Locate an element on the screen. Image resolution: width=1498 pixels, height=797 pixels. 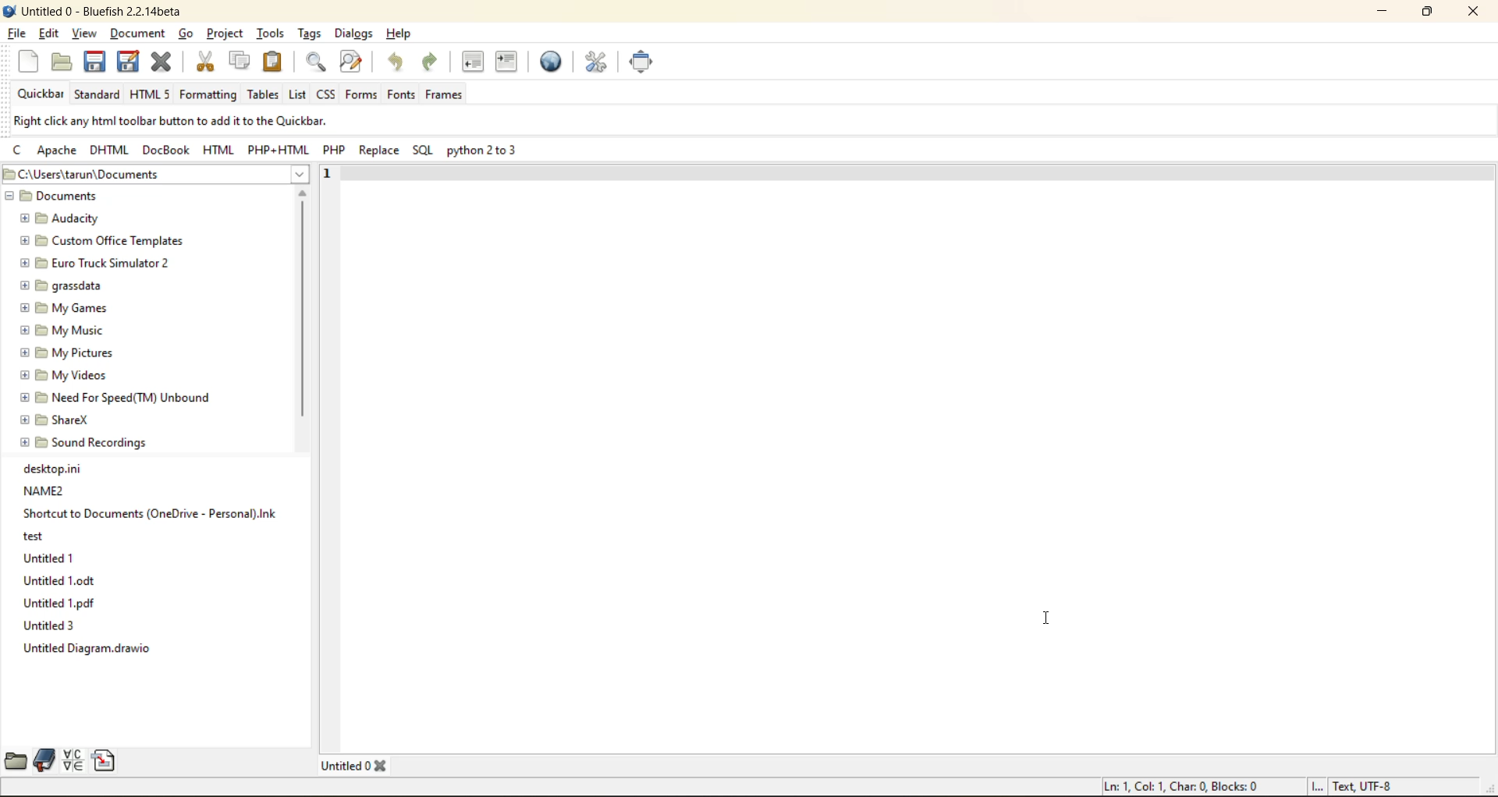
find and replace is located at coordinates (352, 62).